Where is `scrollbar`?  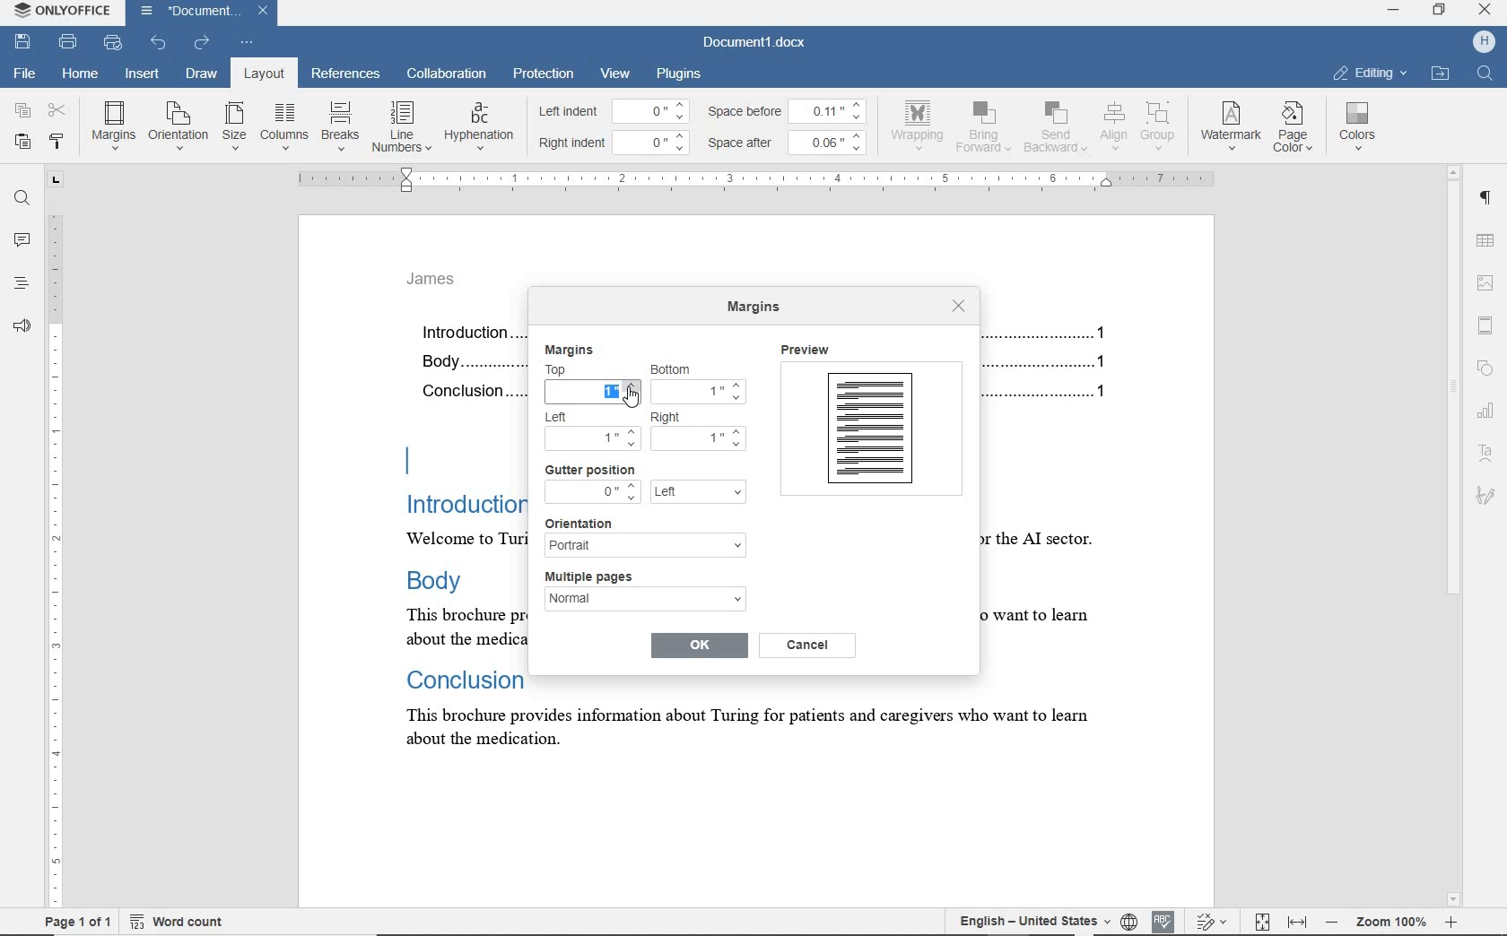 scrollbar is located at coordinates (1454, 536).